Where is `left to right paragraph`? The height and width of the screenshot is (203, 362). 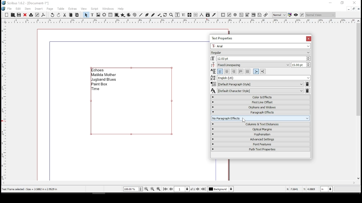 left to right paragraph is located at coordinates (256, 71).